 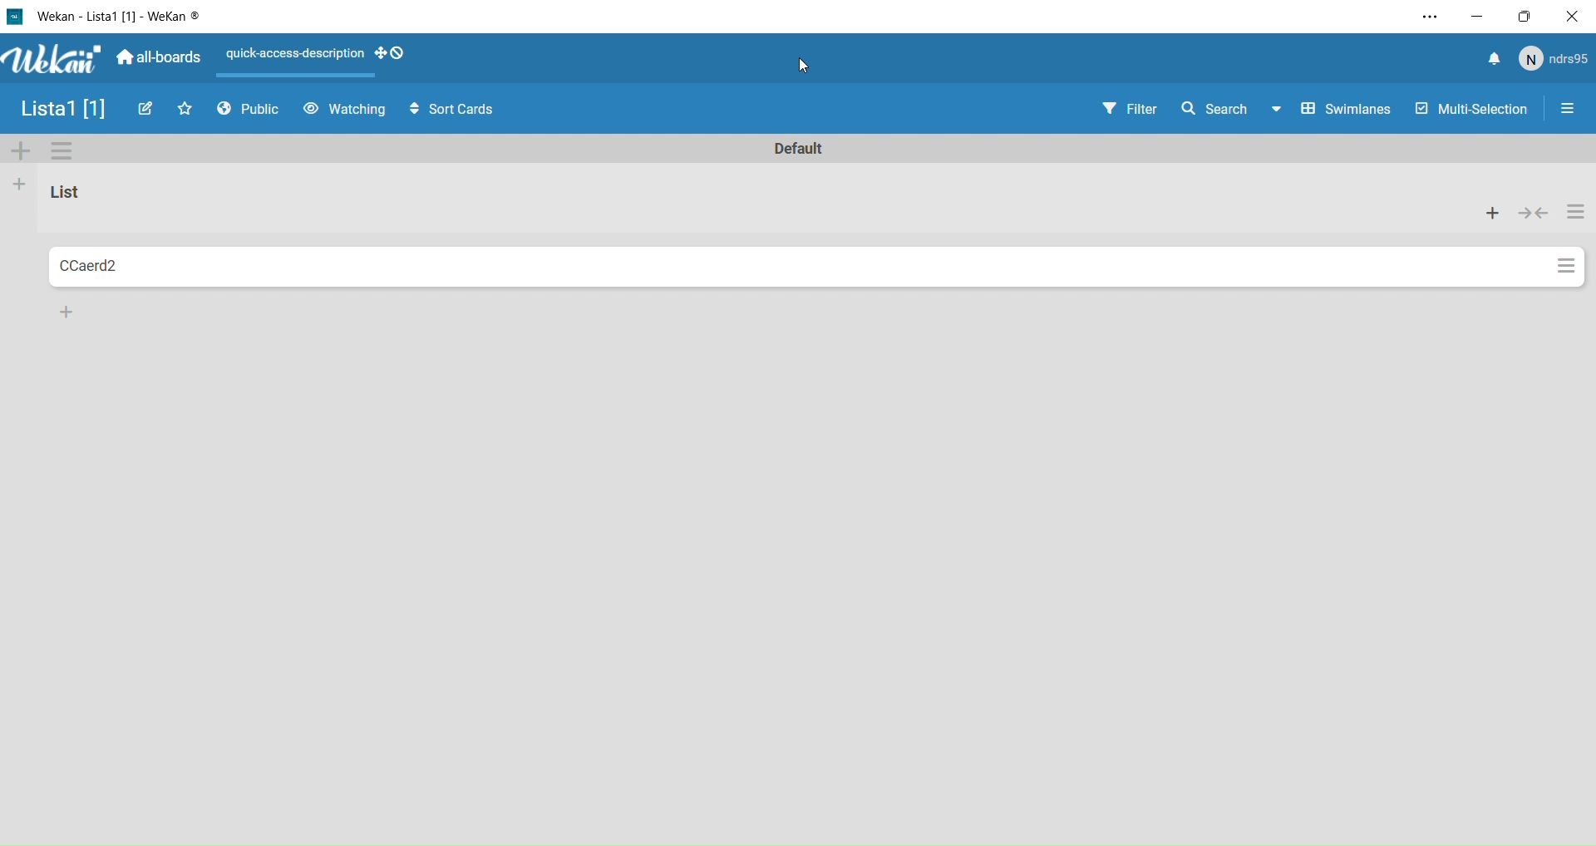 What do you see at coordinates (115, 16) in the screenshot?
I see `Wekan` at bounding box center [115, 16].